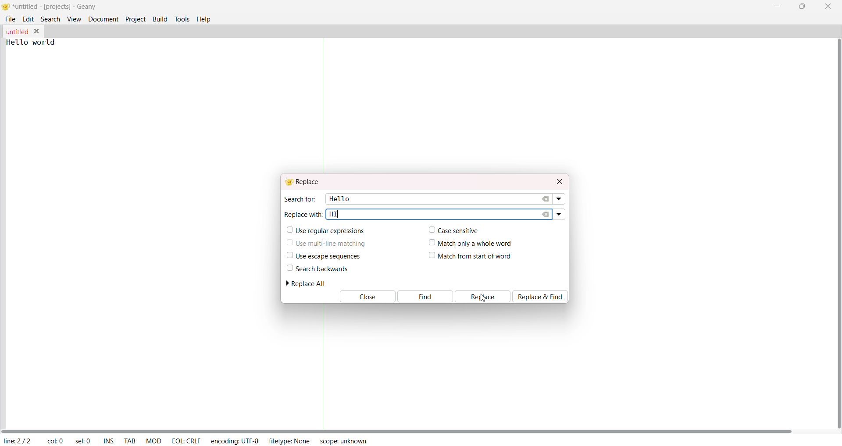 This screenshot has height=446, width=842. What do you see at coordinates (558, 180) in the screenshot?
I see `close dialog` at bounding box center [558, 180].